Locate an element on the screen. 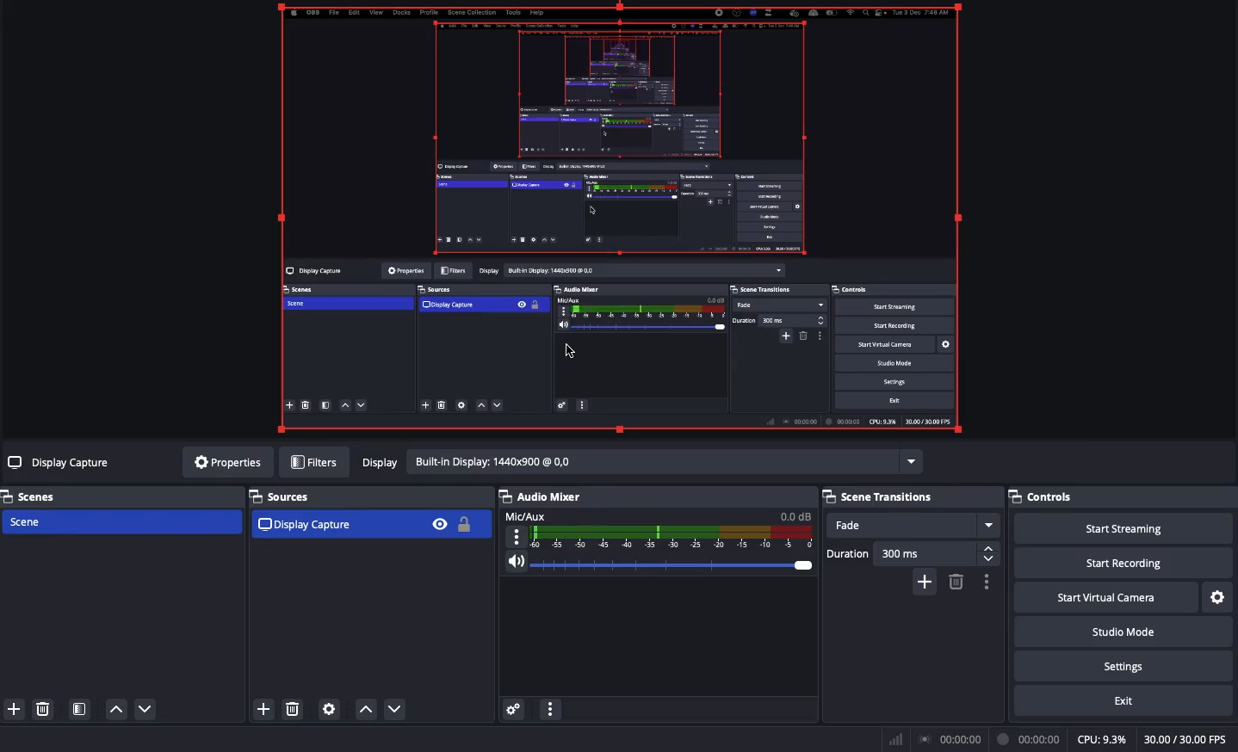 This screenshot has width=1238, height=752. Visible is located at coordinates (441, 522).